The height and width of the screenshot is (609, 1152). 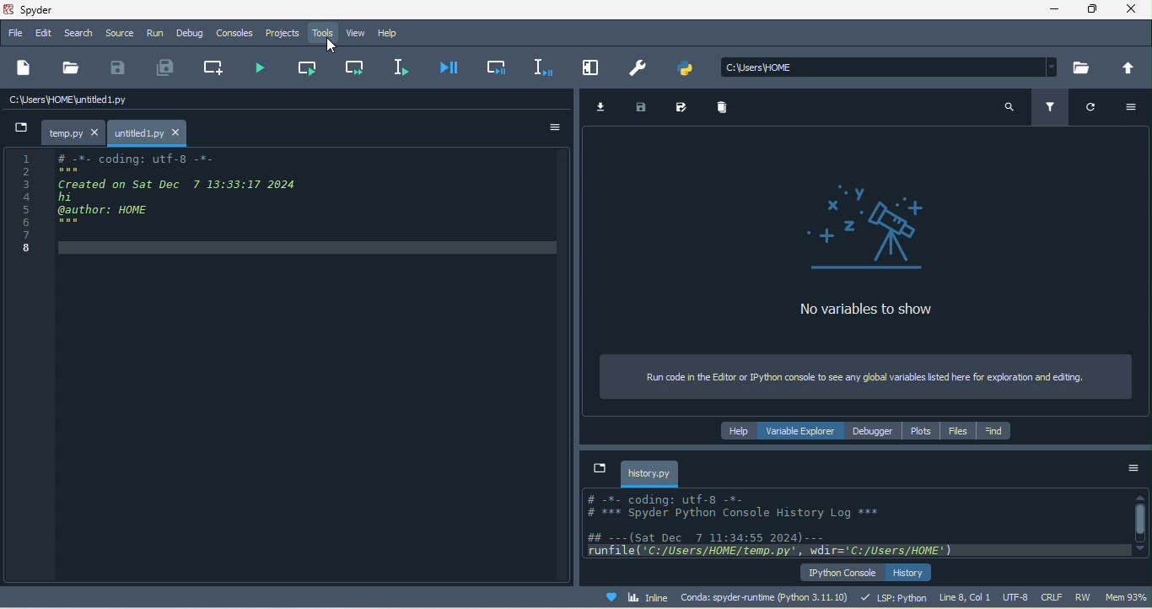 I want to click on line8 col 1 utf 8, so click(x=984, y=596).